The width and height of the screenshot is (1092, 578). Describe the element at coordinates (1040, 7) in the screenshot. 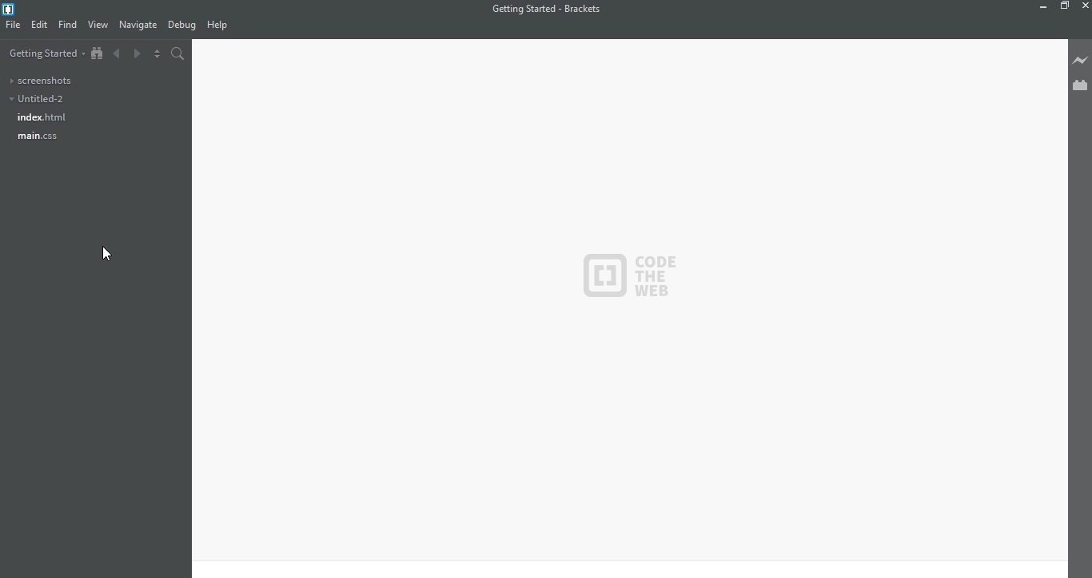

I see `minimize` at that location.